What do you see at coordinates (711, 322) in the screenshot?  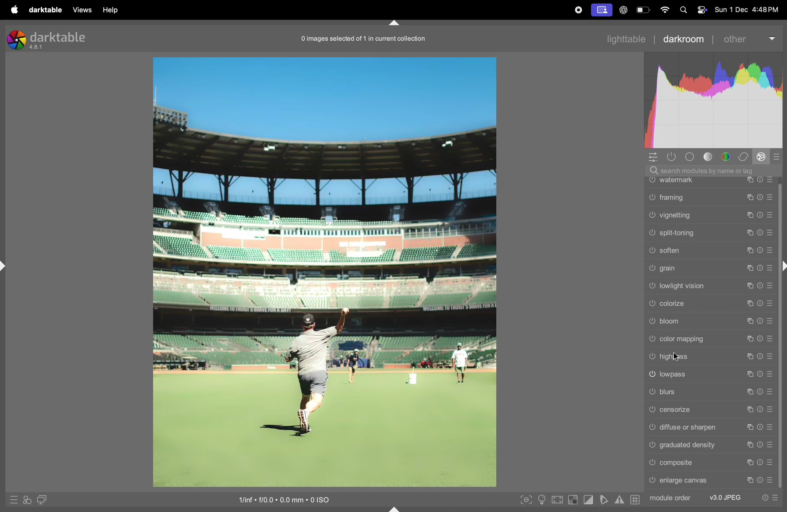 I see `bloom` at bounding box center [711, 322].